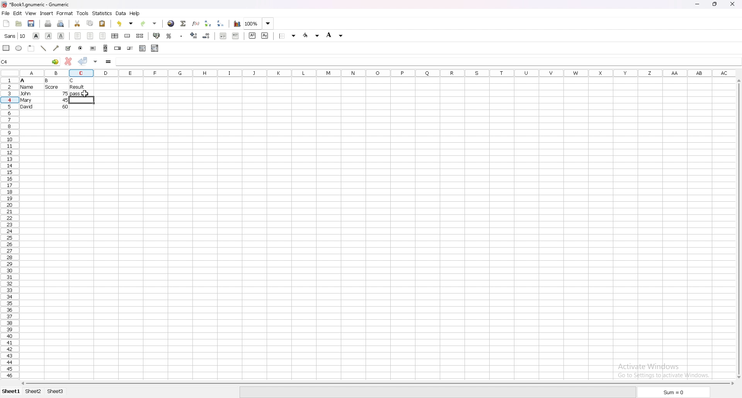 This screenshot has height=398, width=742. What do you see at coordinates (31, 49) in the screenshot?
I see `frame` at bounding box center [31, 49].